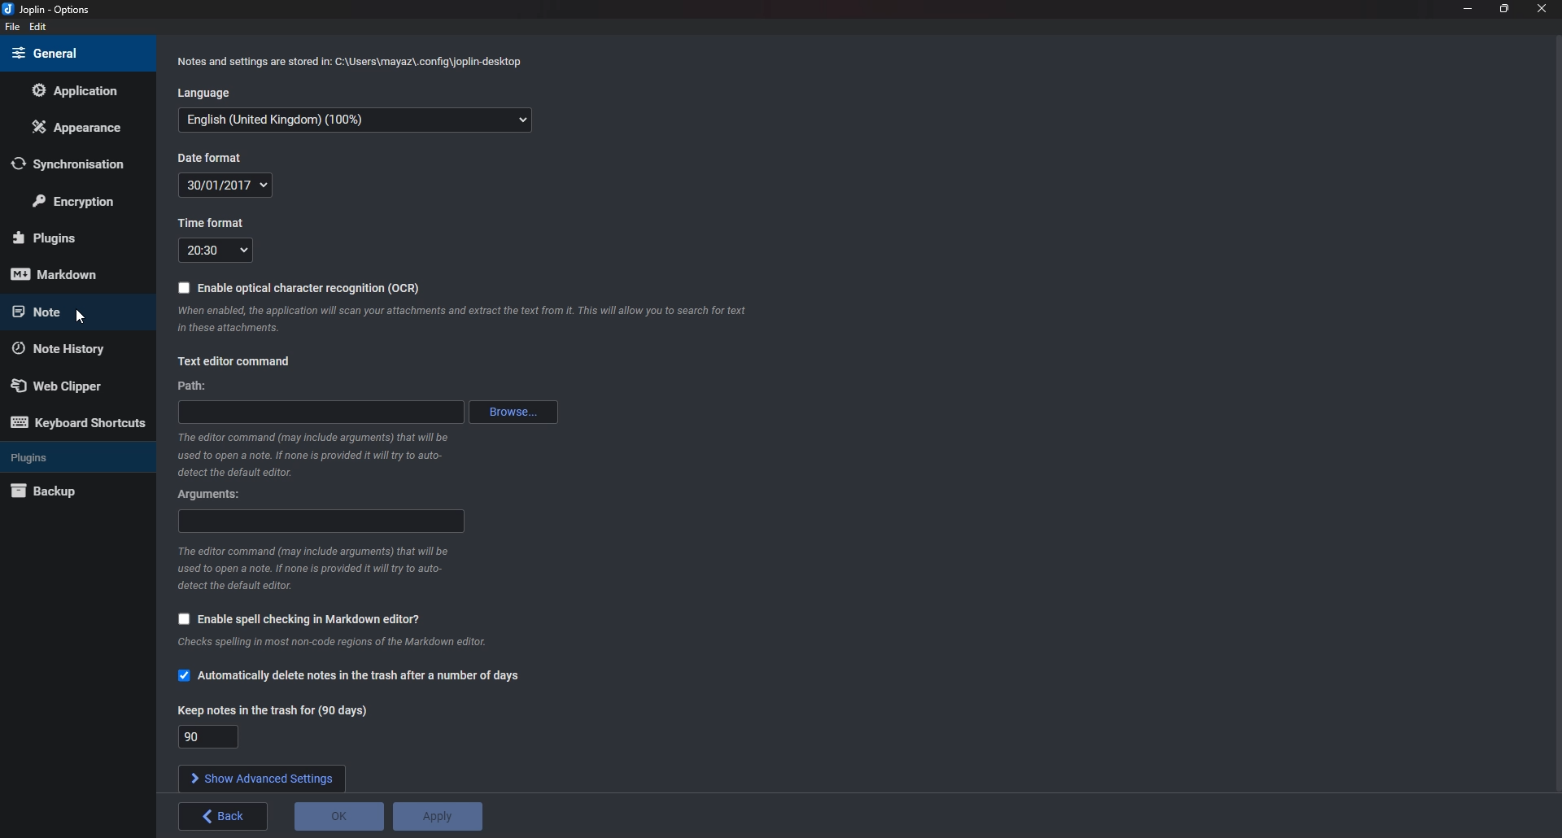  What do you see at coordinates (302, 621) in the screenshot?
I see `Enable spell checking` at bounding box center [302, 621].